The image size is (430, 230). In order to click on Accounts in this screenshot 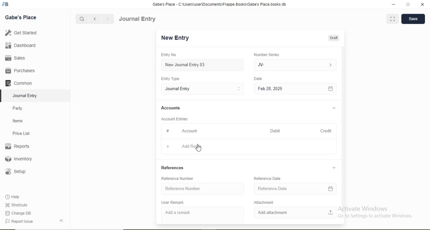, I will do `click(171, 108)`.